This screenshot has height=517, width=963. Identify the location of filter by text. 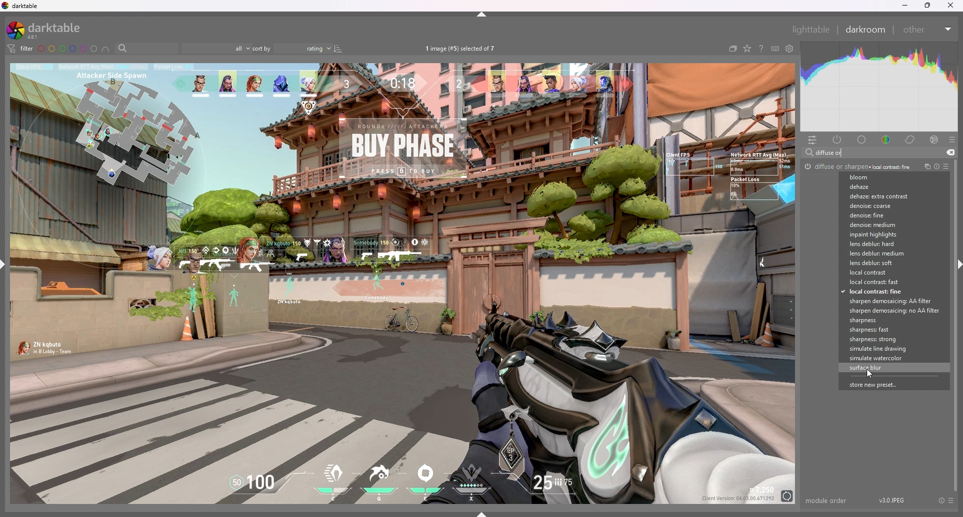
(146, 48).